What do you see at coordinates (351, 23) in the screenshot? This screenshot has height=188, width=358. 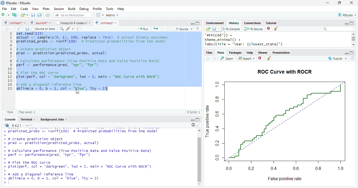 I see `maximize` at bounding box center [351, 23].